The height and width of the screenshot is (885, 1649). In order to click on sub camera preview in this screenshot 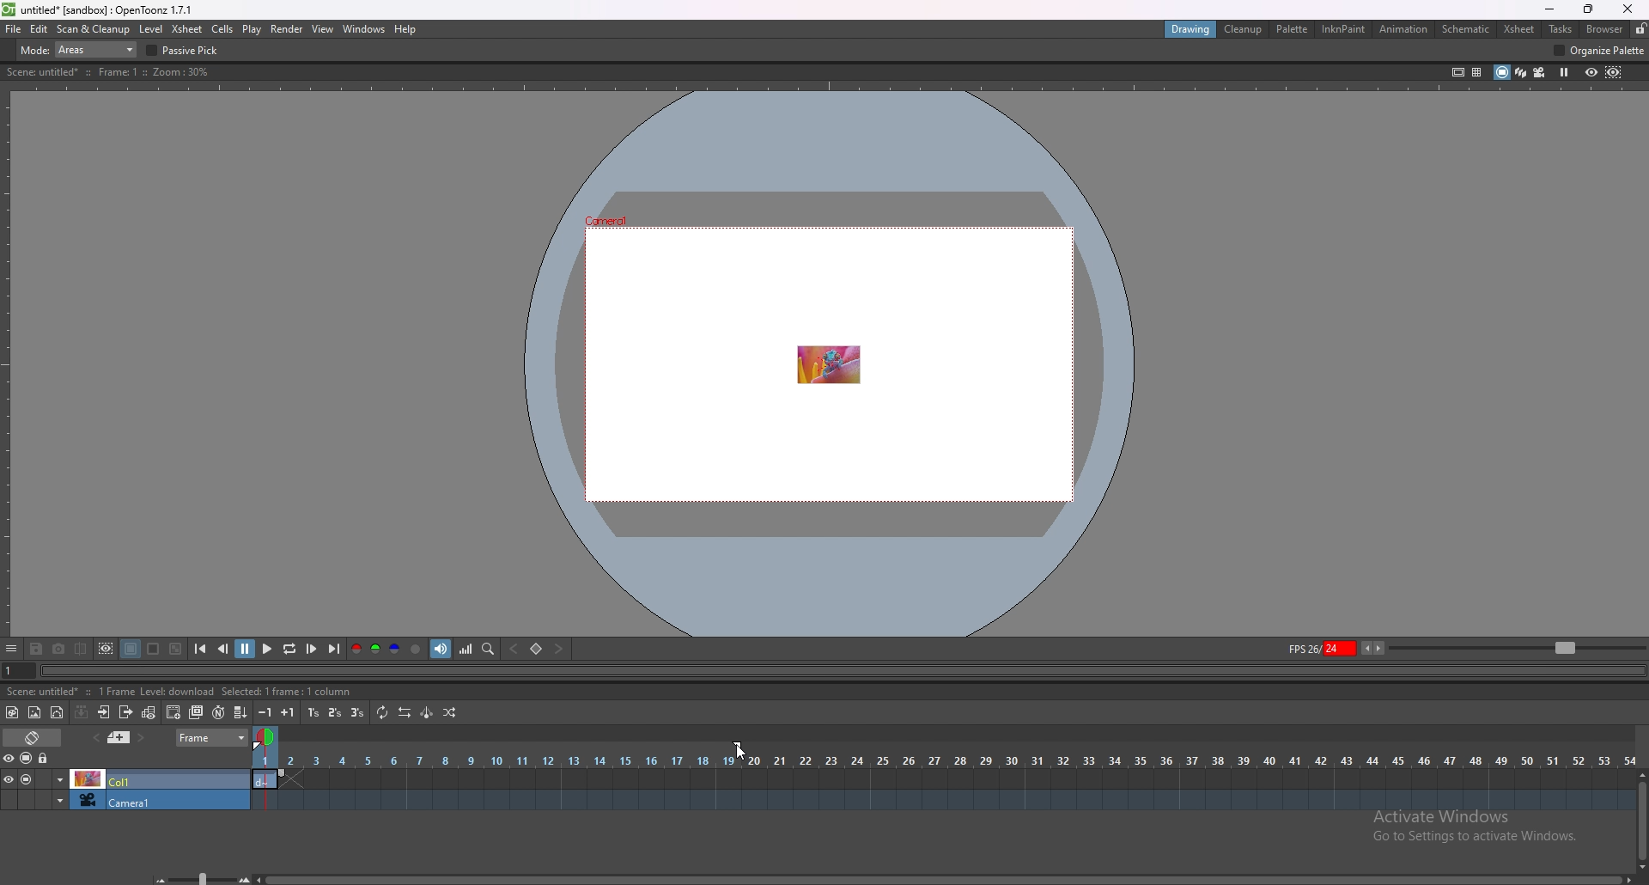, I will do `click(1615, 73)`.